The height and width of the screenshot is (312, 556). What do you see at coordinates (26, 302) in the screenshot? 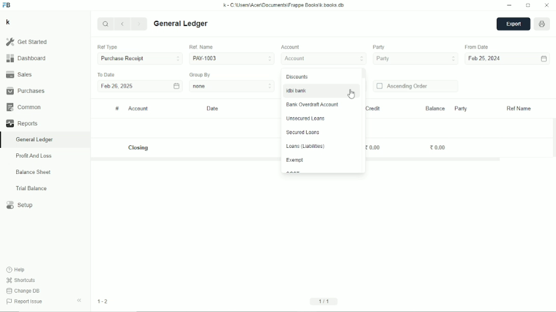
I see `Report issue` at bounding box center [26, 302].